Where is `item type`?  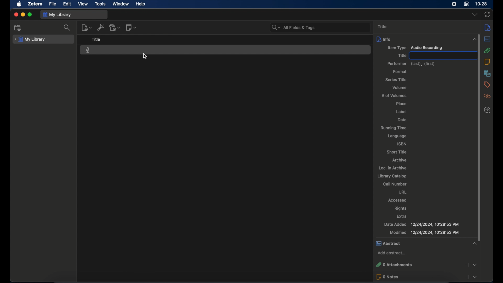 item type is located at coordinates (415, 48).